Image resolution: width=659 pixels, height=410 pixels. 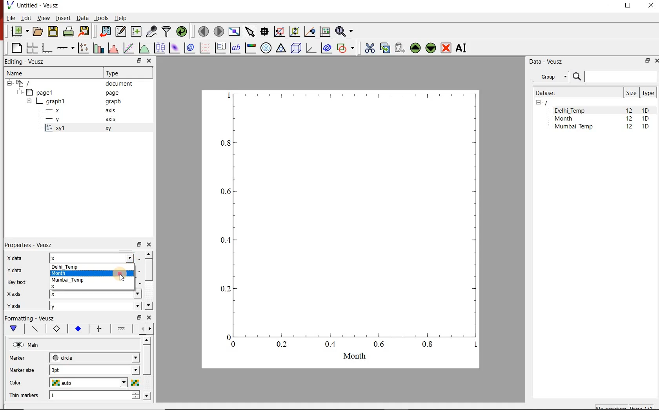 I want to click on Y data, so click(x=14, y=270).